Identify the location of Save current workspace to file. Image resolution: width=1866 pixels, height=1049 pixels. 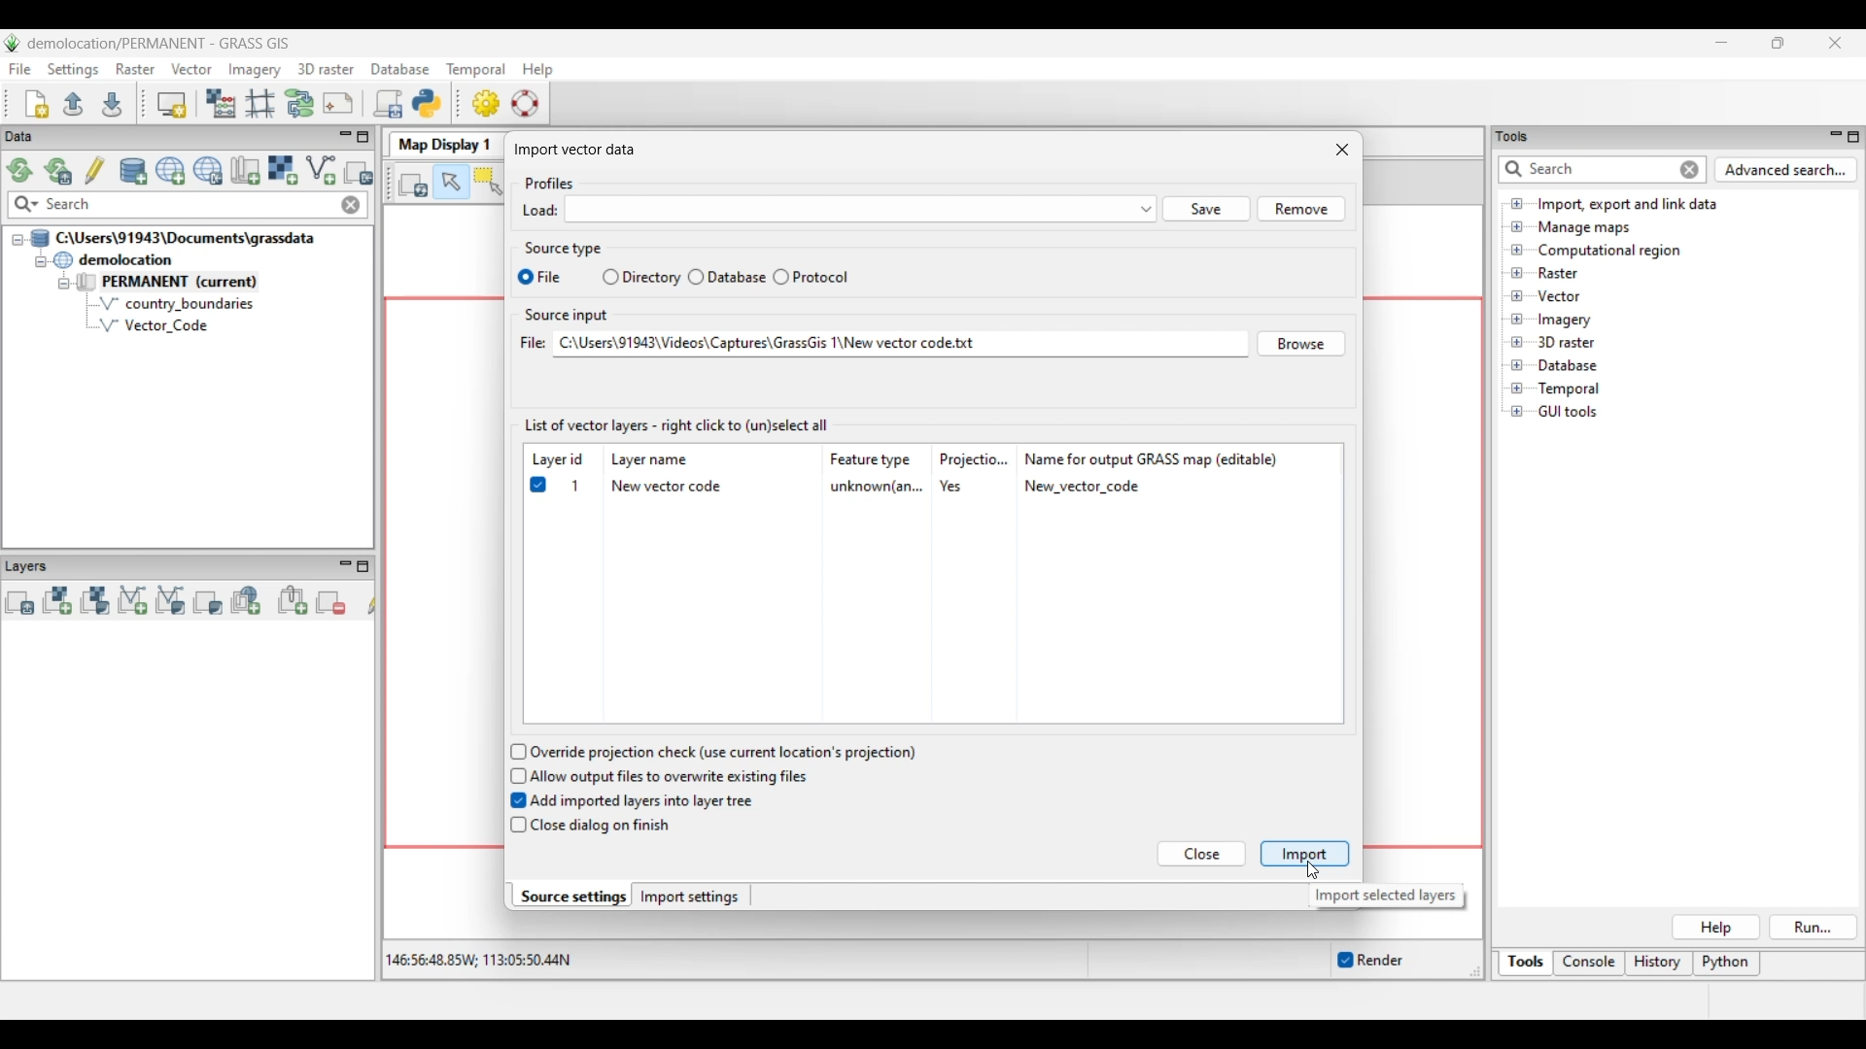
(112, 103).